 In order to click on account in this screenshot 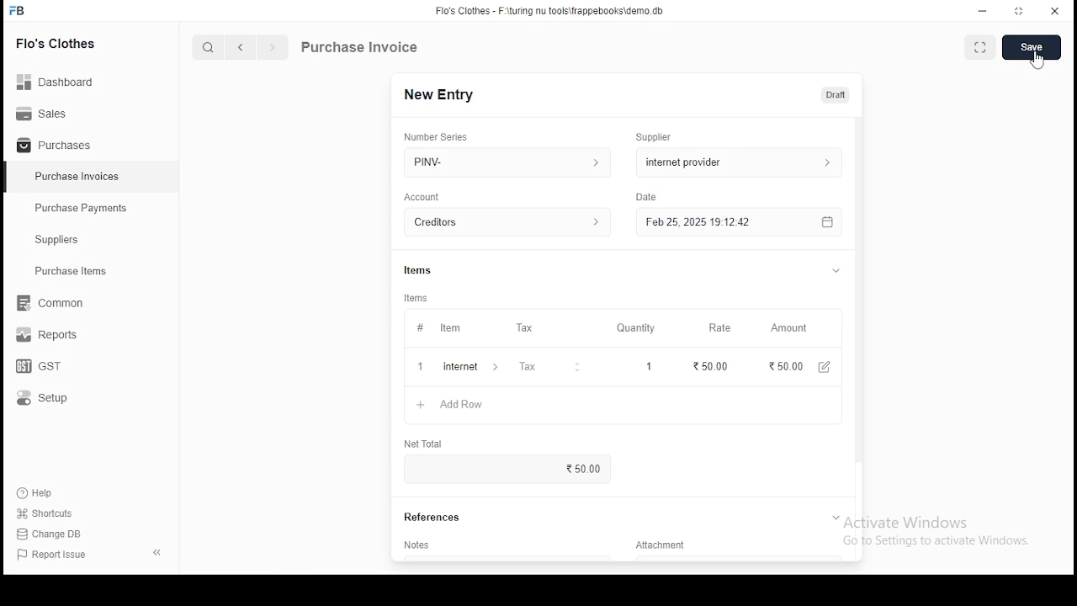, I will do `click(422, 197)`.